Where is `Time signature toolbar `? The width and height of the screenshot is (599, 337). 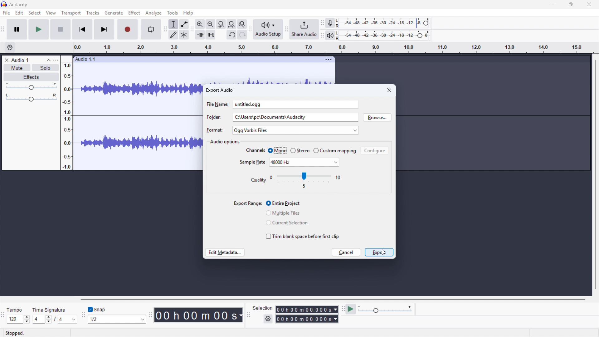
Time signature toolbar  is located at coordinates (3, 316).